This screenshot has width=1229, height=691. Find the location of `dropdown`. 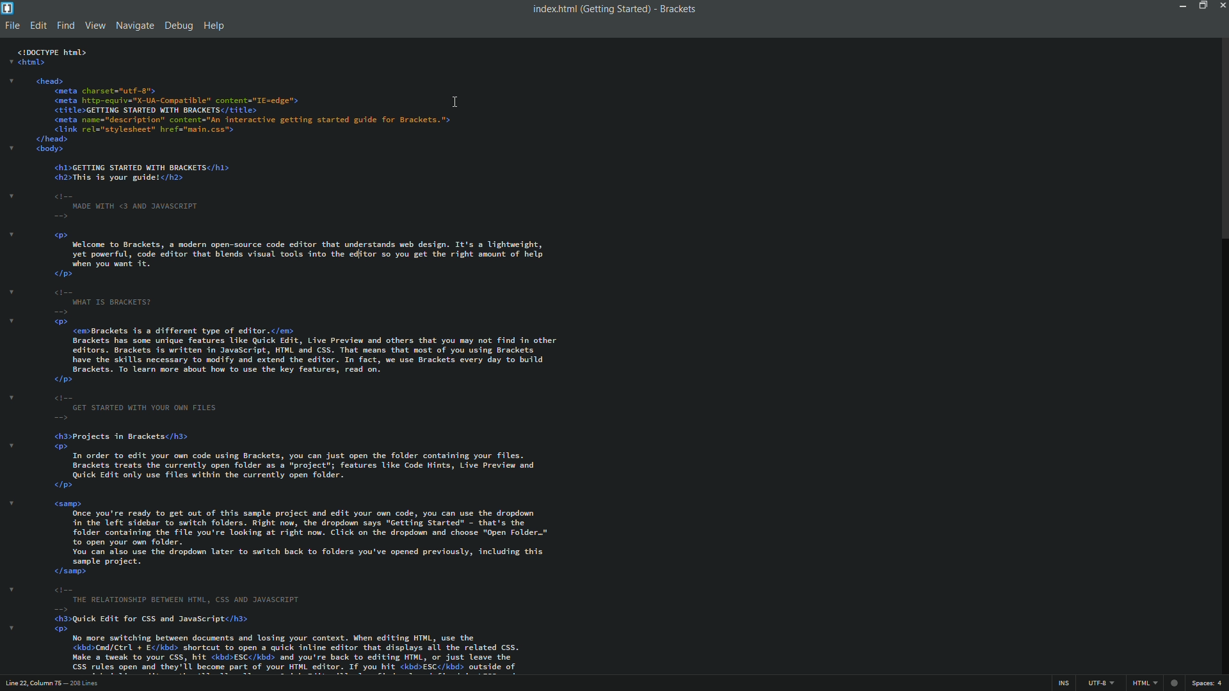

dropdown is located at coordinates (12, 445).